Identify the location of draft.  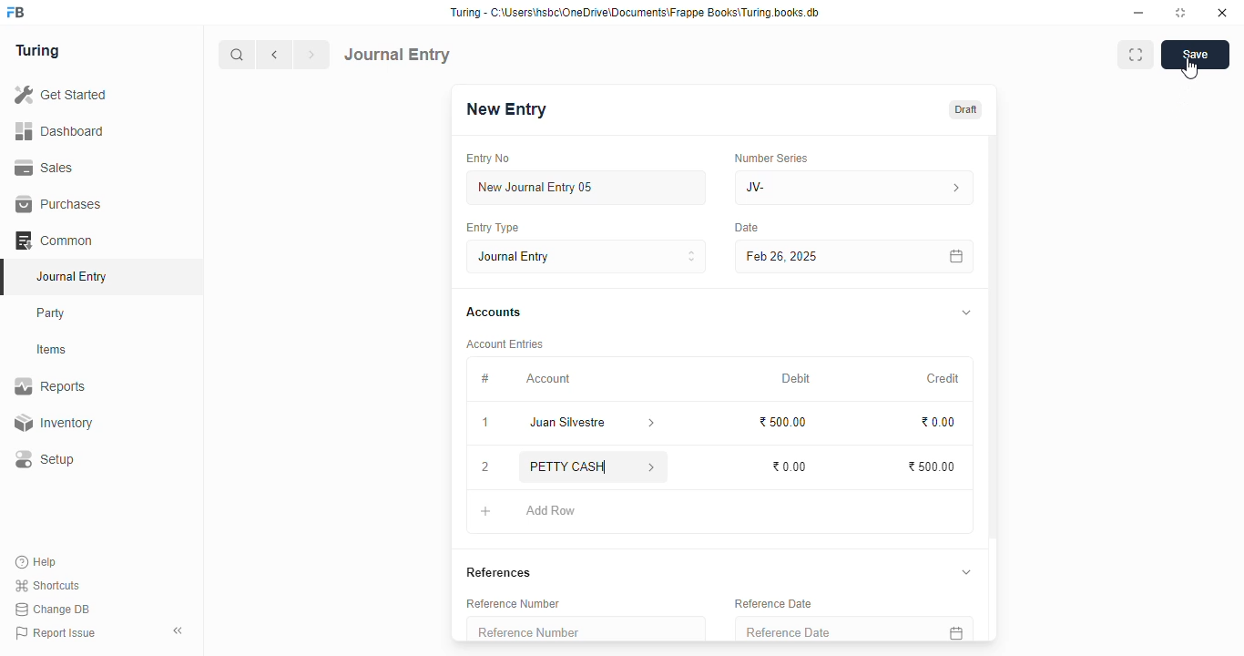
(964, 109).